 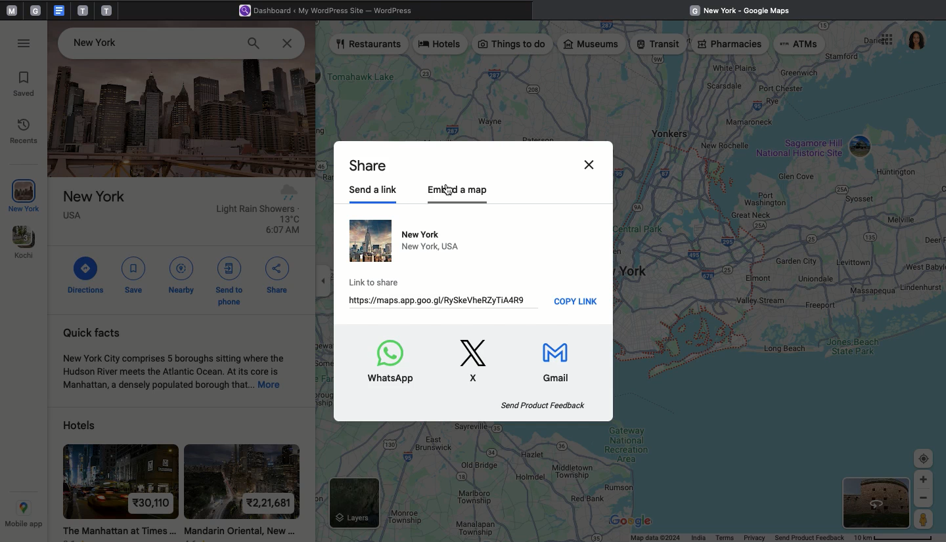 What do you see at coordinates (243, 483) in the screenshot?
I see `hotel 2` at bounding box center [243, 483].